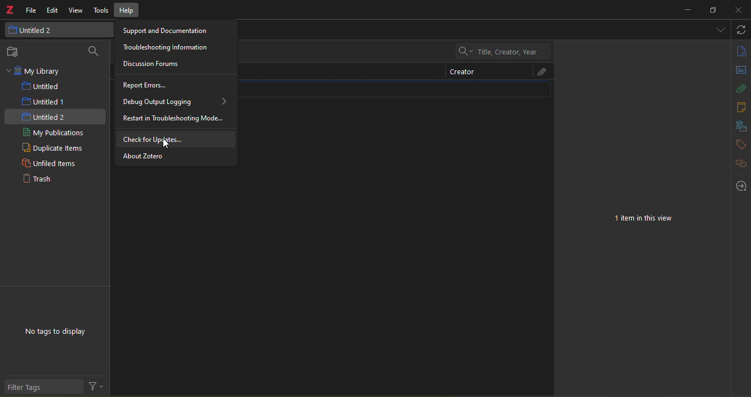 The image size is (751, 397). Describe the element at coordinates (44, 117) in the screenshot. I see `untitled 2` at that location.